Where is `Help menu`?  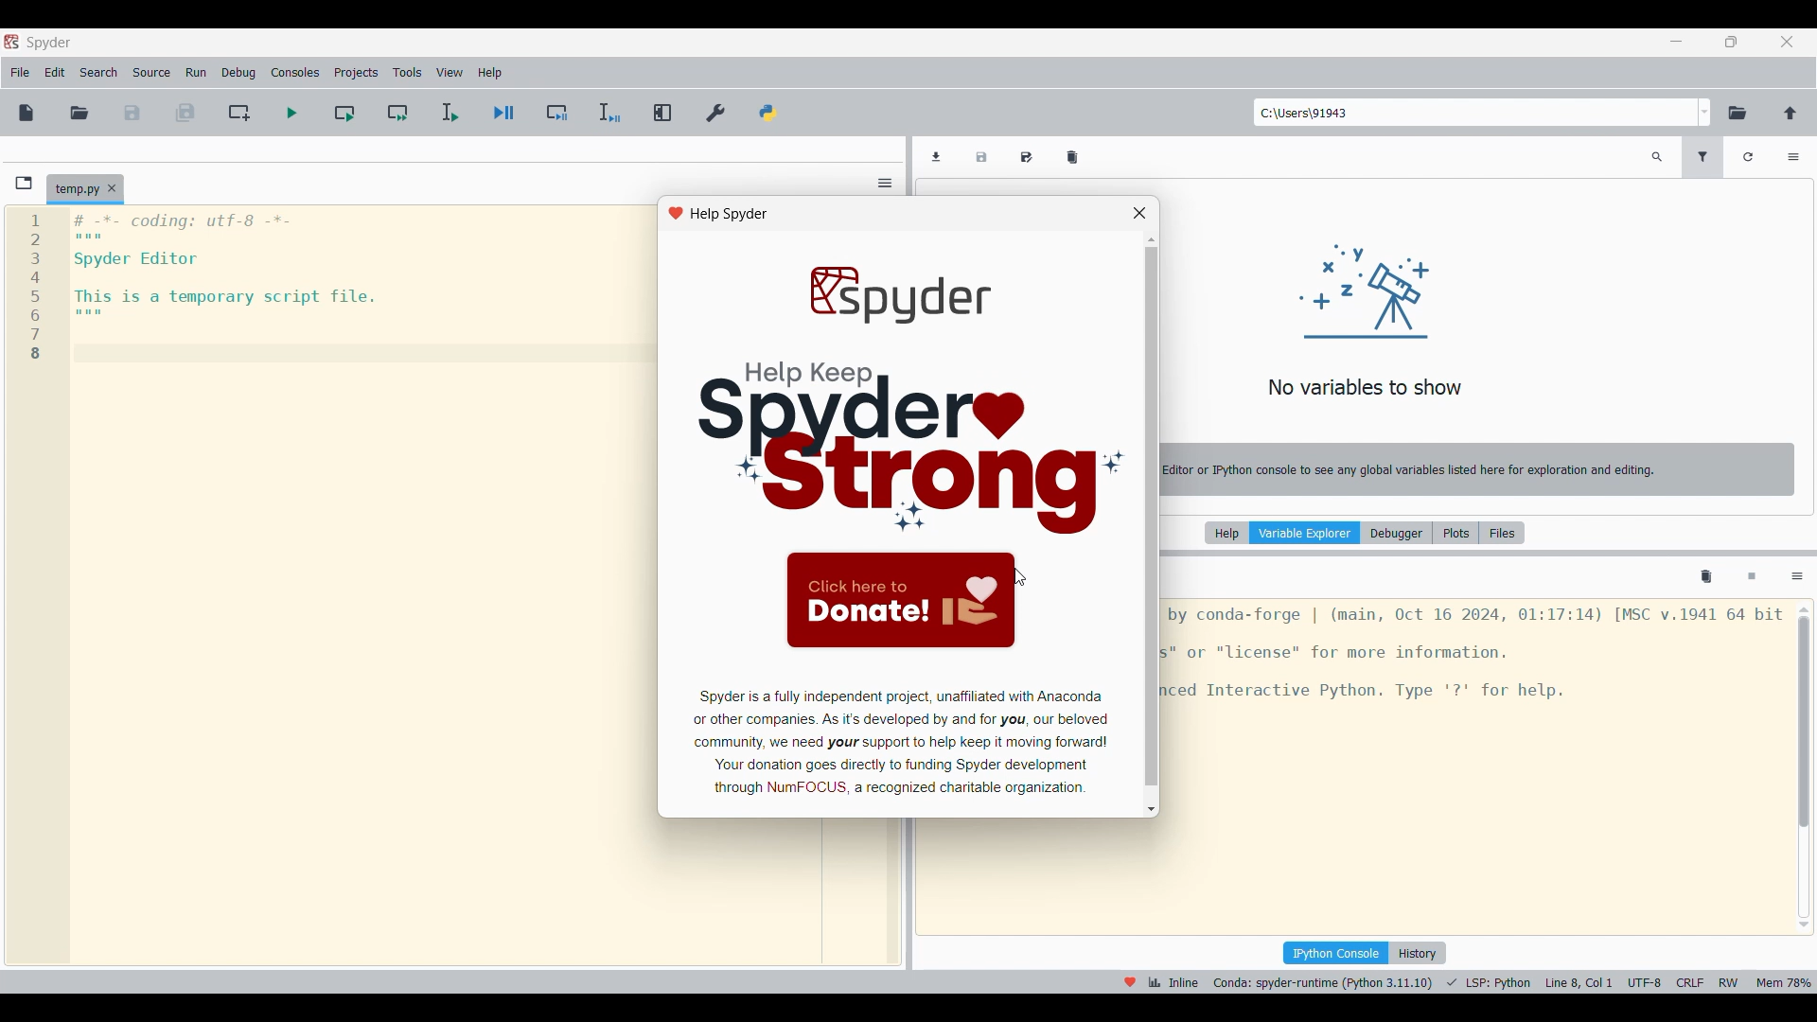
Help menu is located at coordinates (490, 72).